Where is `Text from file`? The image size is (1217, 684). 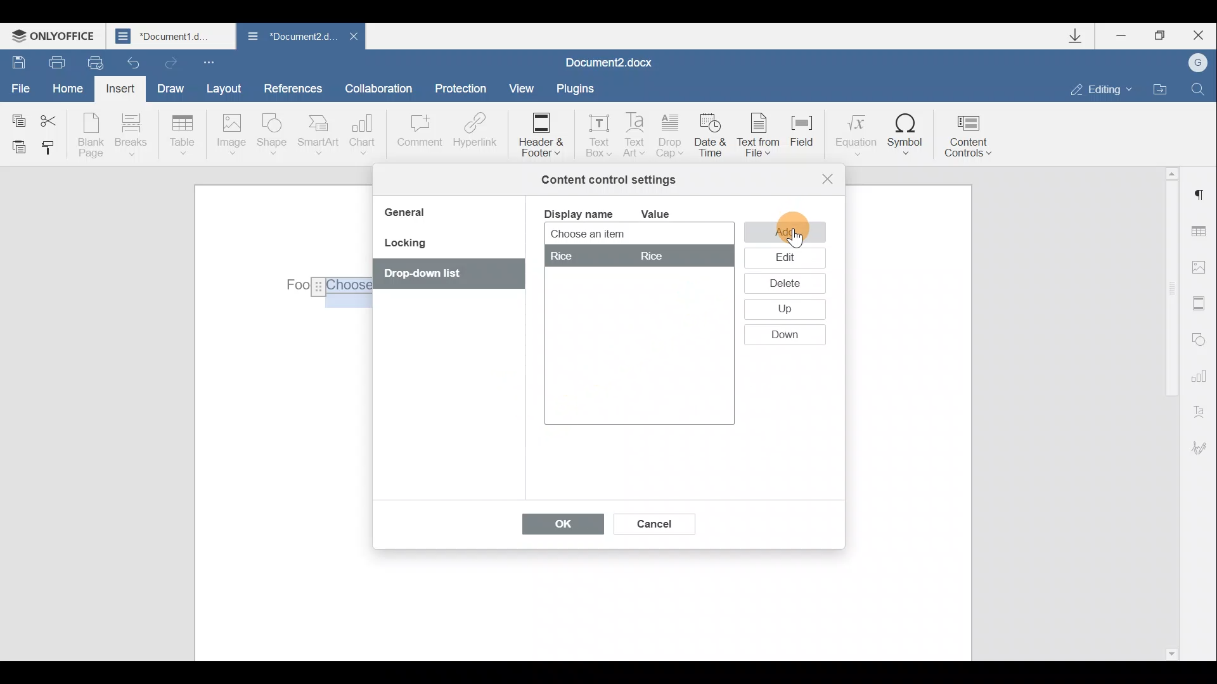
Text from file is located at coordinates (762, 136).